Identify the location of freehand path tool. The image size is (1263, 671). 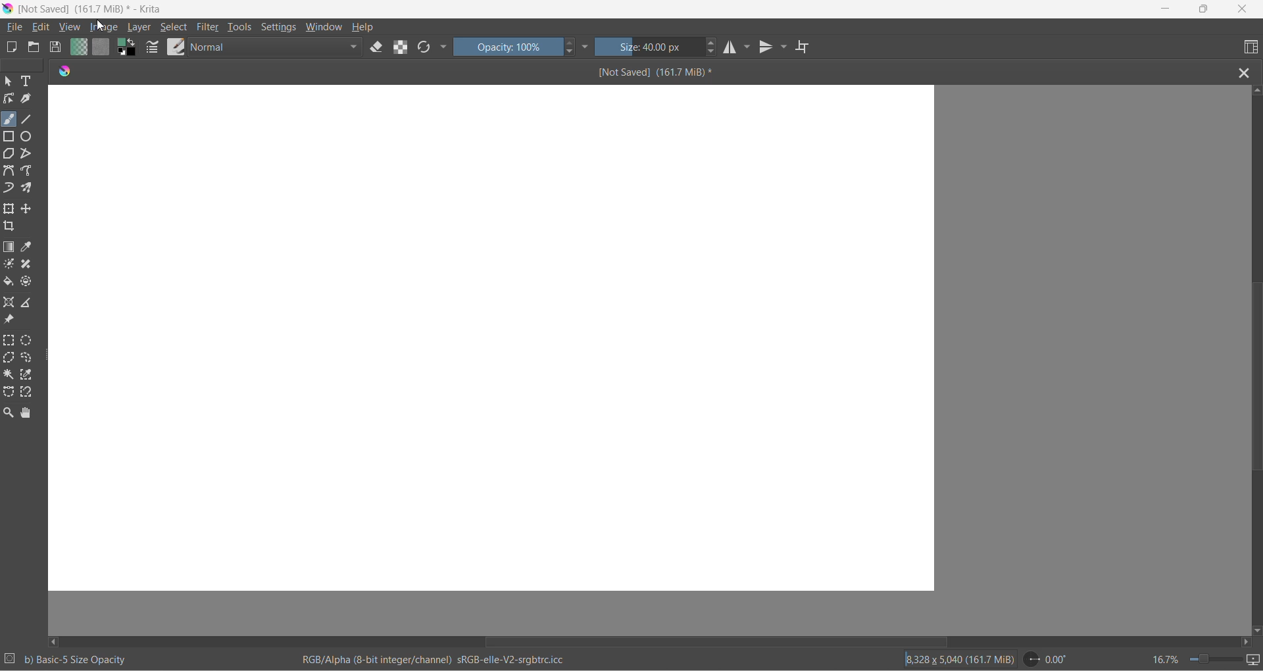
(30, 172).